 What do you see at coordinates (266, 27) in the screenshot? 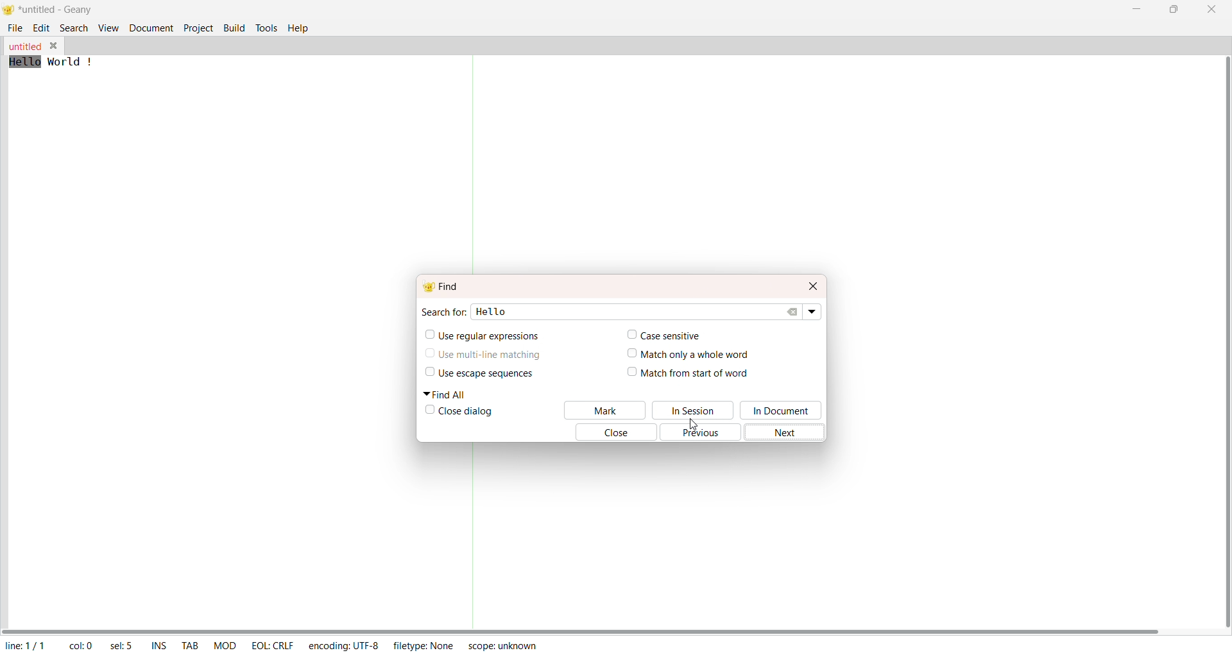
I see `Tools` at bounding box center [266, 27].